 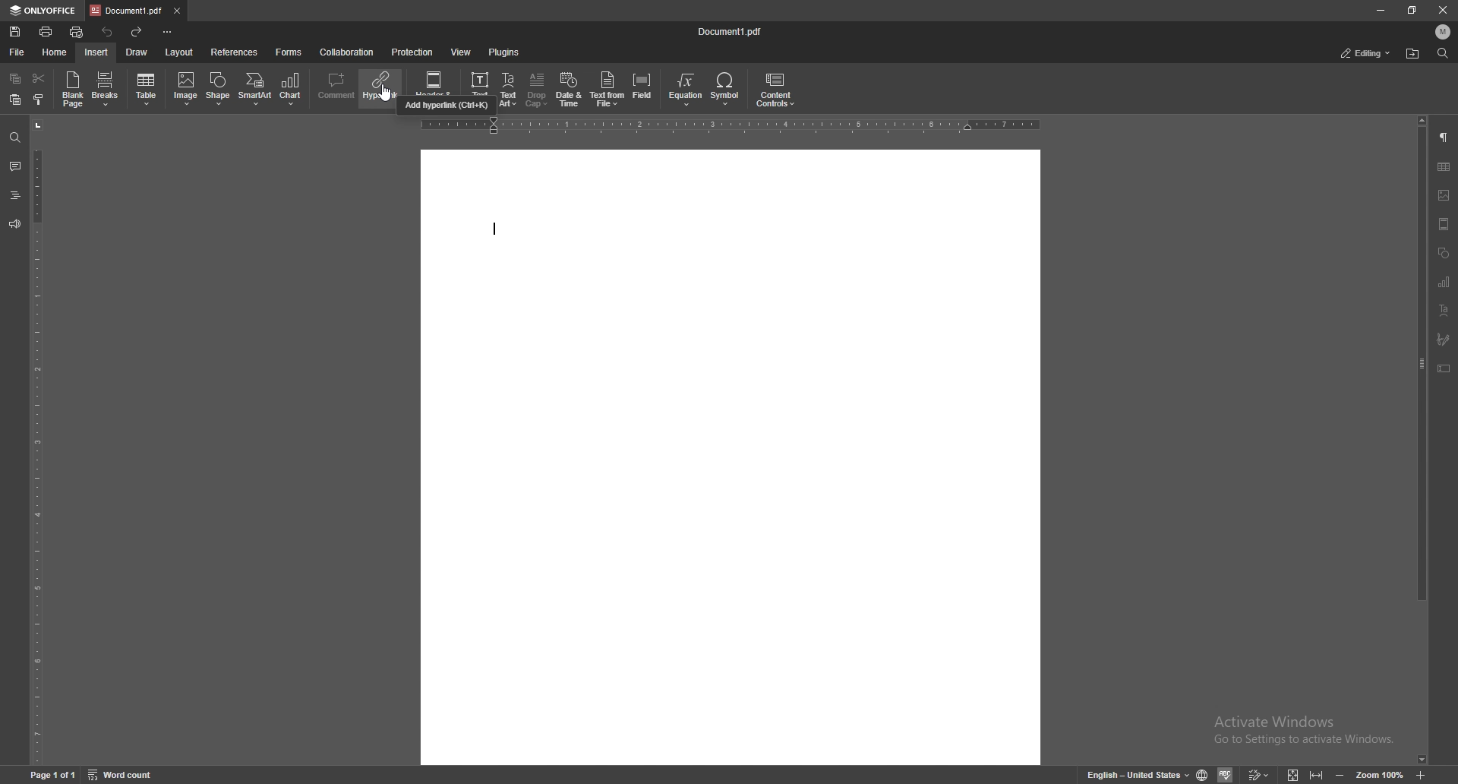 What do you see at coordinates (39, 78) in the screenshot?
I see `cut` at bounding box center [39, 78].